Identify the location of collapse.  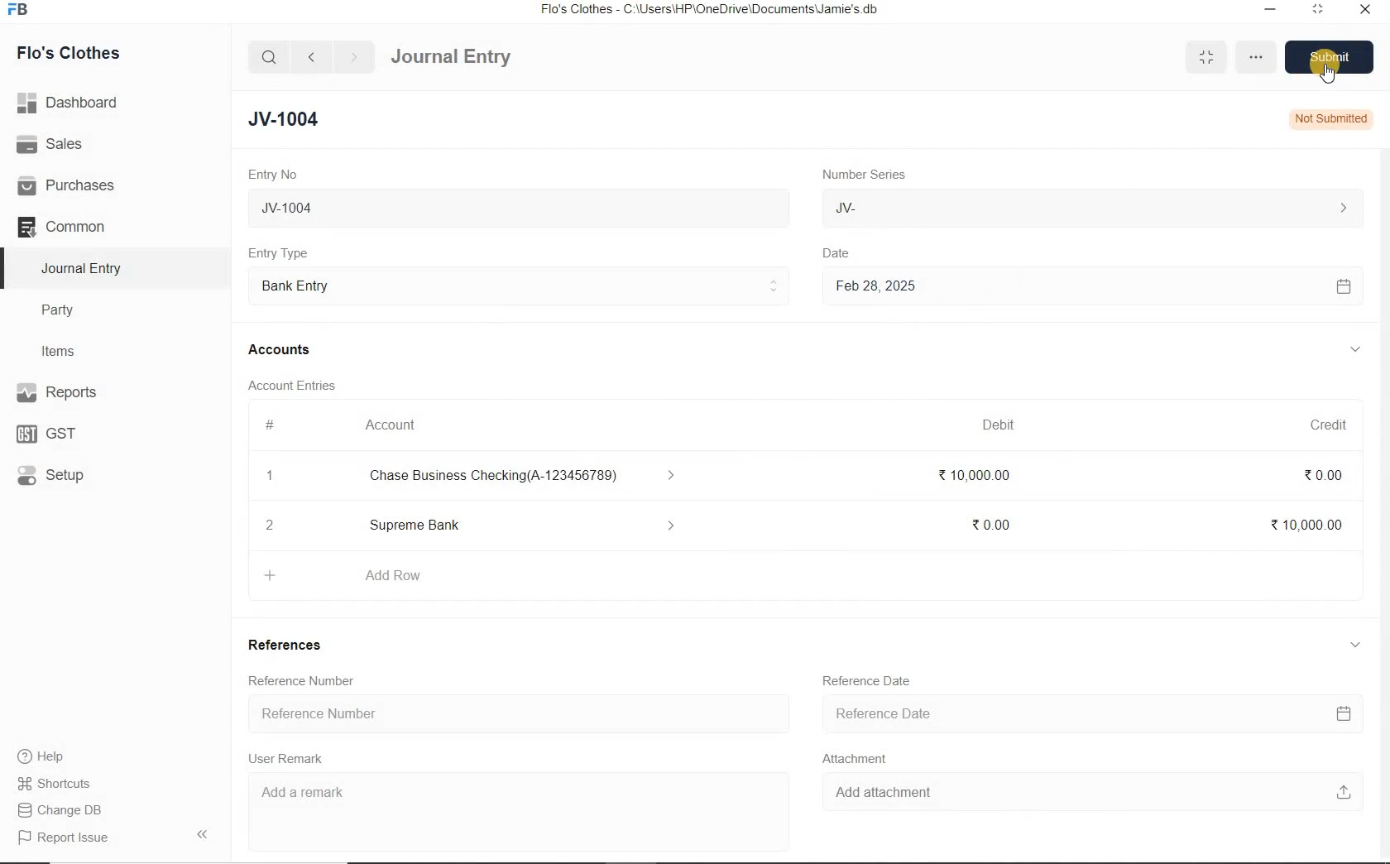
(1355, 349).